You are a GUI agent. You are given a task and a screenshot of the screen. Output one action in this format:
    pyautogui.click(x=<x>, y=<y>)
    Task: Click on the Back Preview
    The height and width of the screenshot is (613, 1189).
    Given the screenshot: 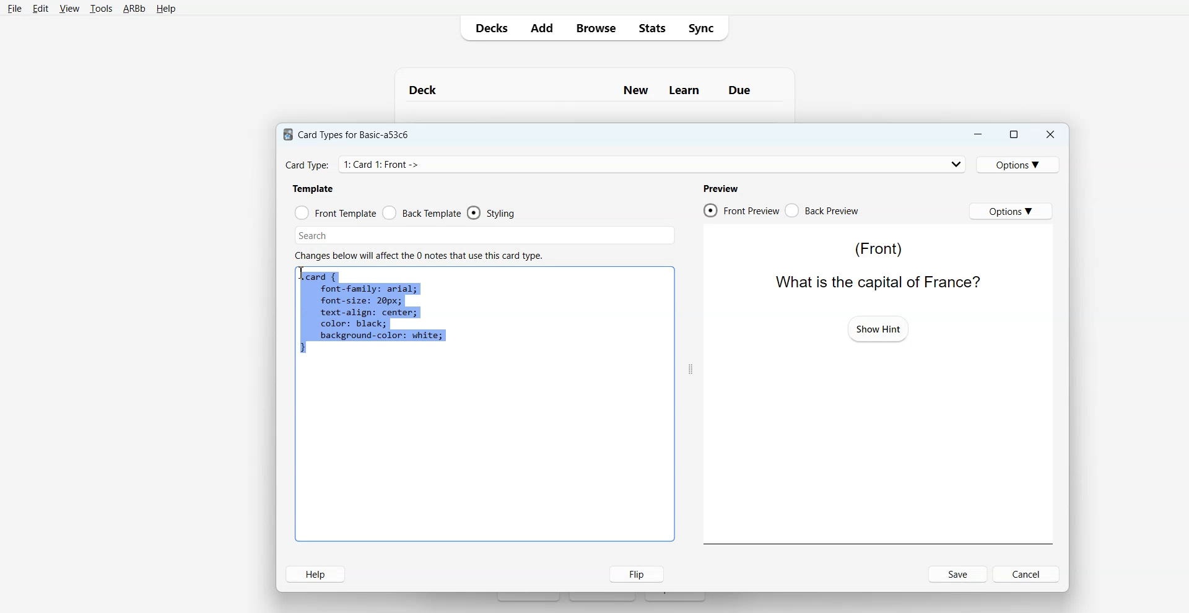 What is the action you would take?
    pyautogui.click(x=822, y=211)
    